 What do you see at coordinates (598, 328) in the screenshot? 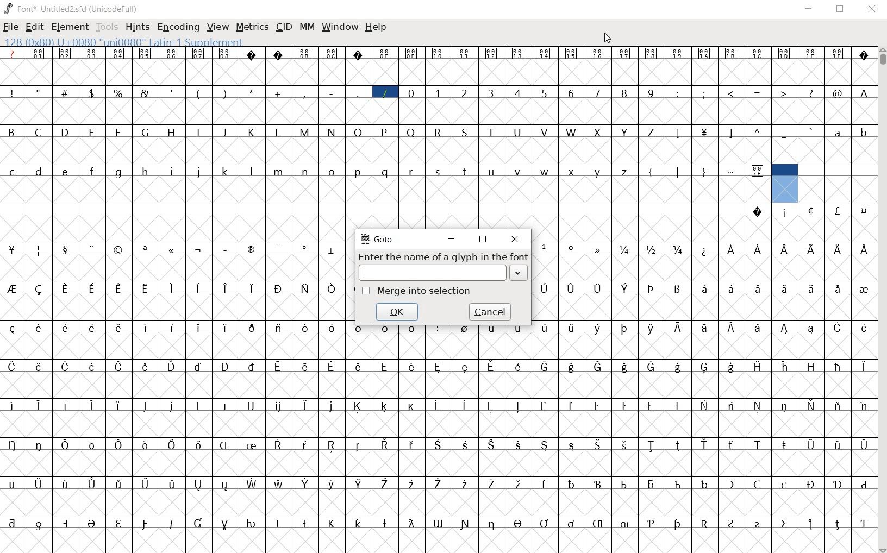
I see `Symbol` at bounding box center [598, 328].